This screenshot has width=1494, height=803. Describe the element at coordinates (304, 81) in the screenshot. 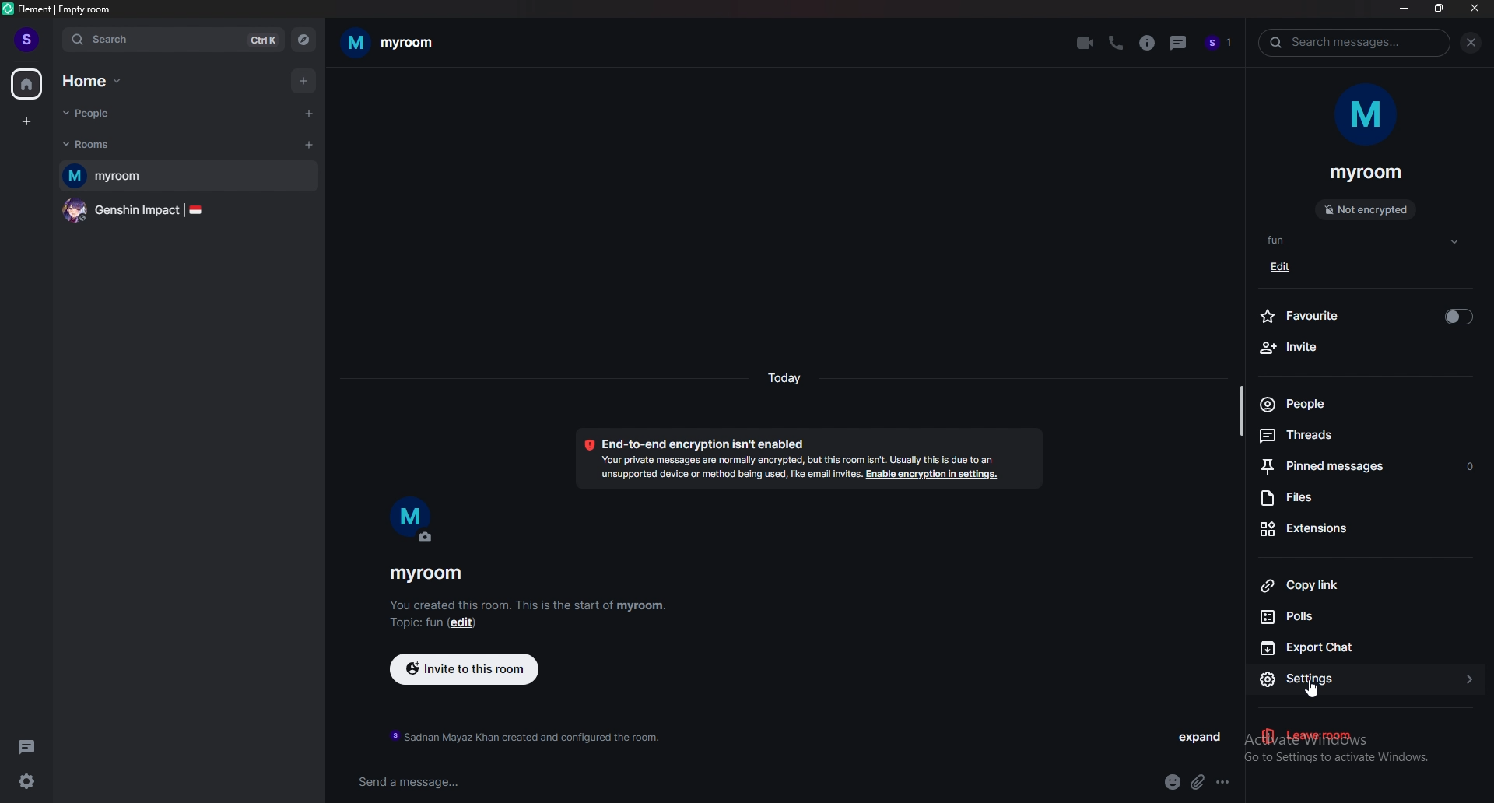

I see `add` at that location.